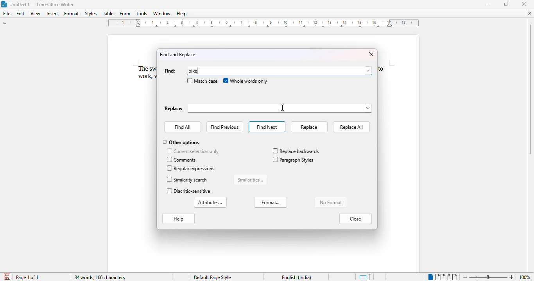 This screenshot has width=534, height=281. Describe the element at coordinates (351, 127) in the screenshot. I see `replace all` at that location.